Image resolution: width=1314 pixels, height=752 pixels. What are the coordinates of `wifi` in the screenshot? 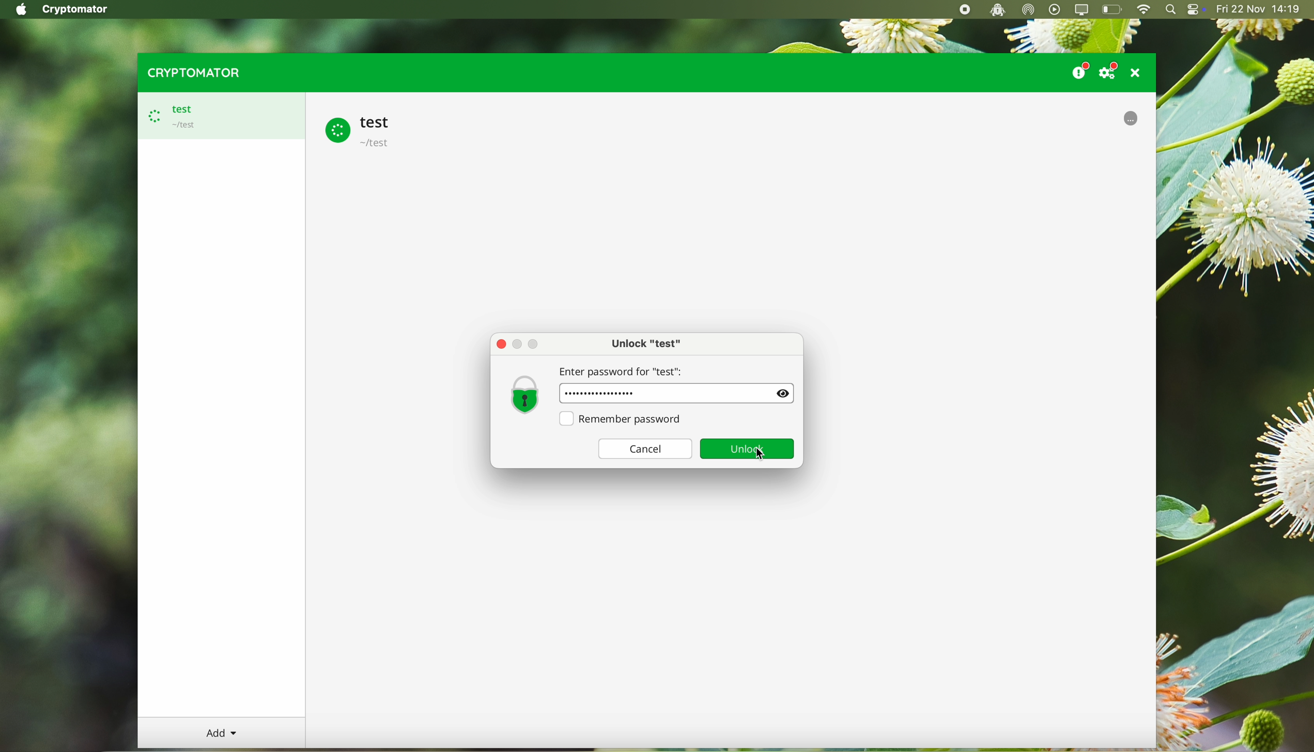 It's located at (1143, 10).